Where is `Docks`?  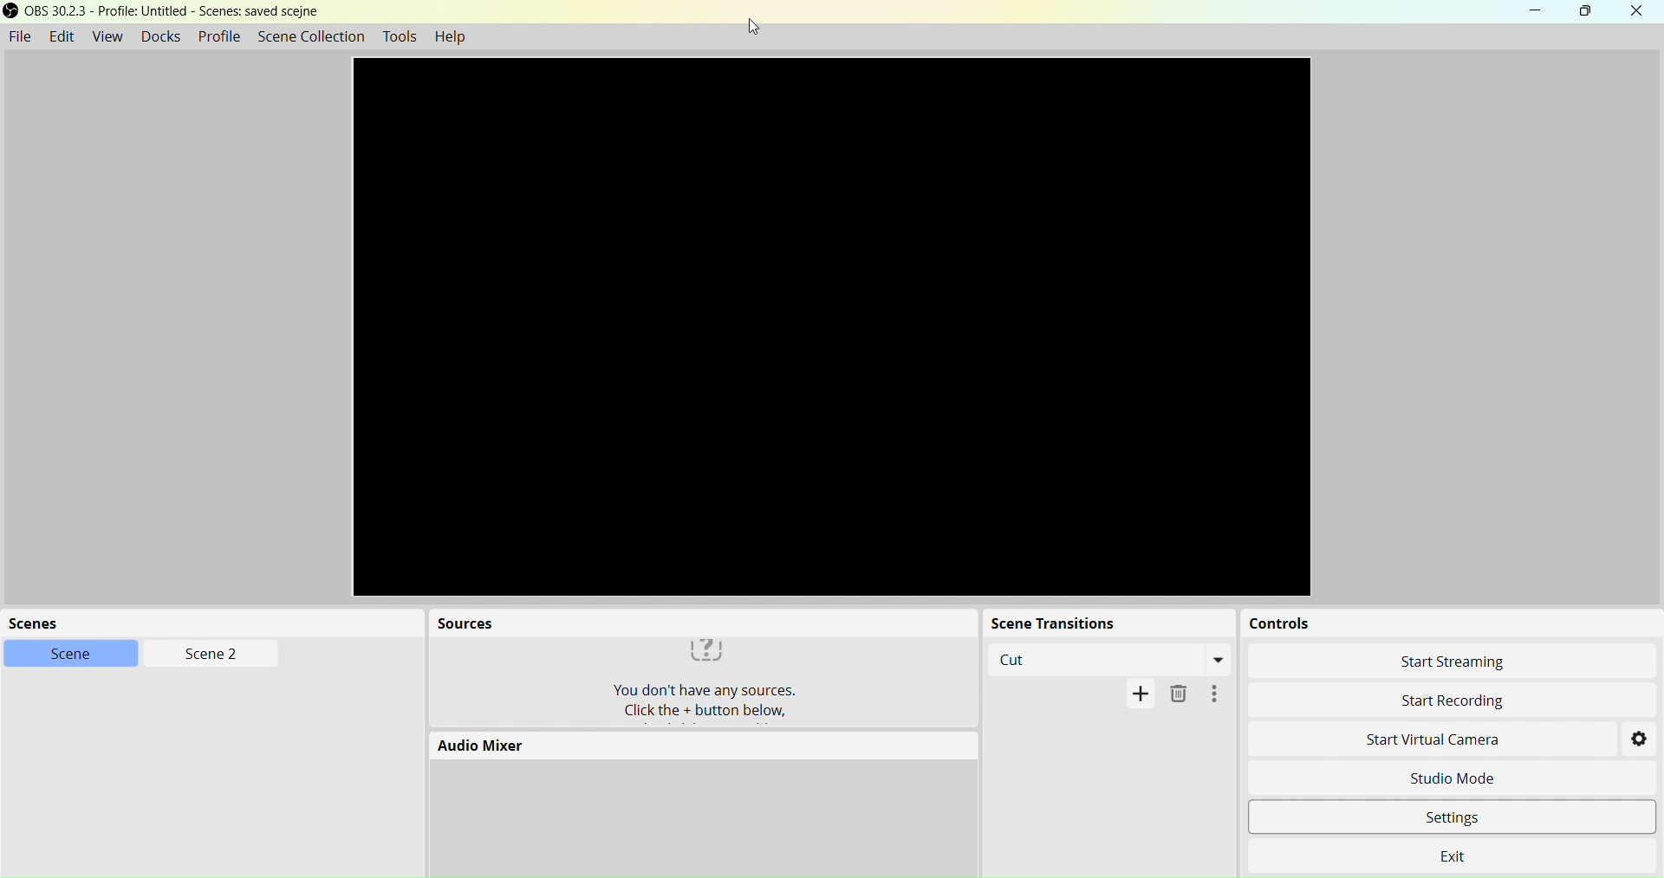
Docks is located at coordinates (159, 36).